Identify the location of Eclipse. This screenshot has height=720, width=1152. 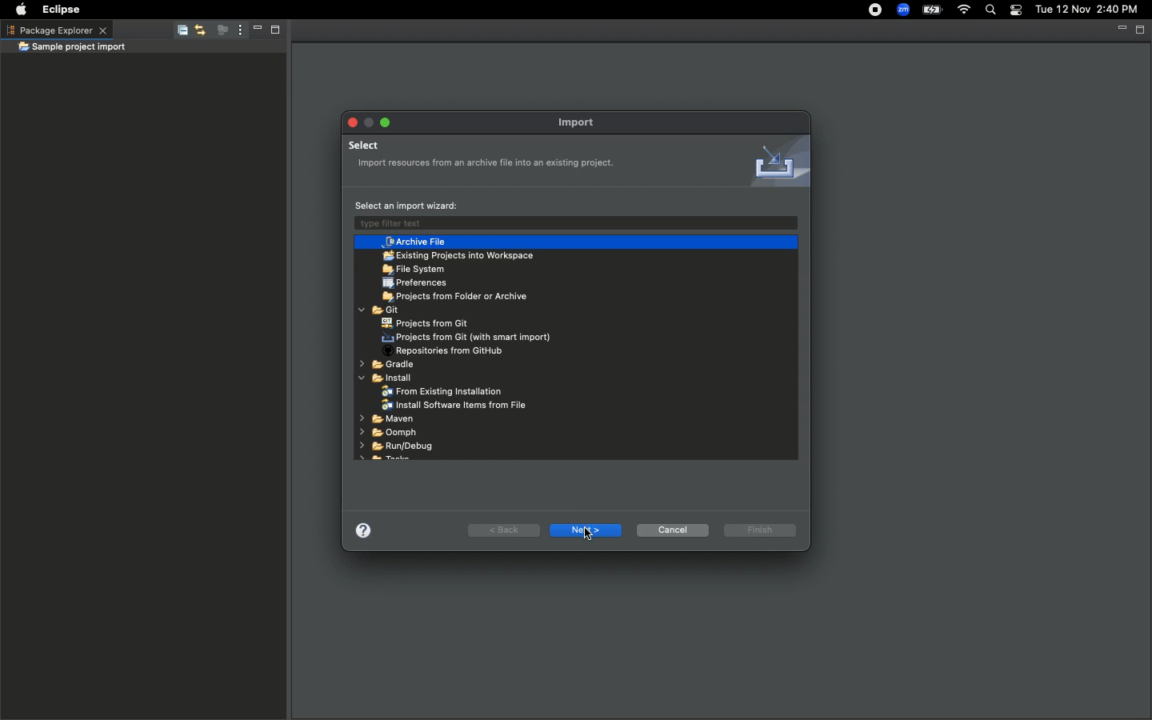
(63, 10).